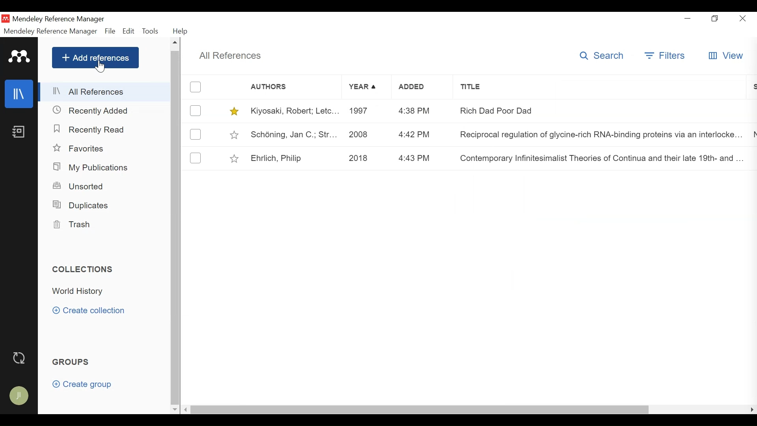 The image size is (757, 426). What do you see at coordinates (235, 159) in the screenshot?
I see `Toggle favorites` at bounding box center [235, 159].